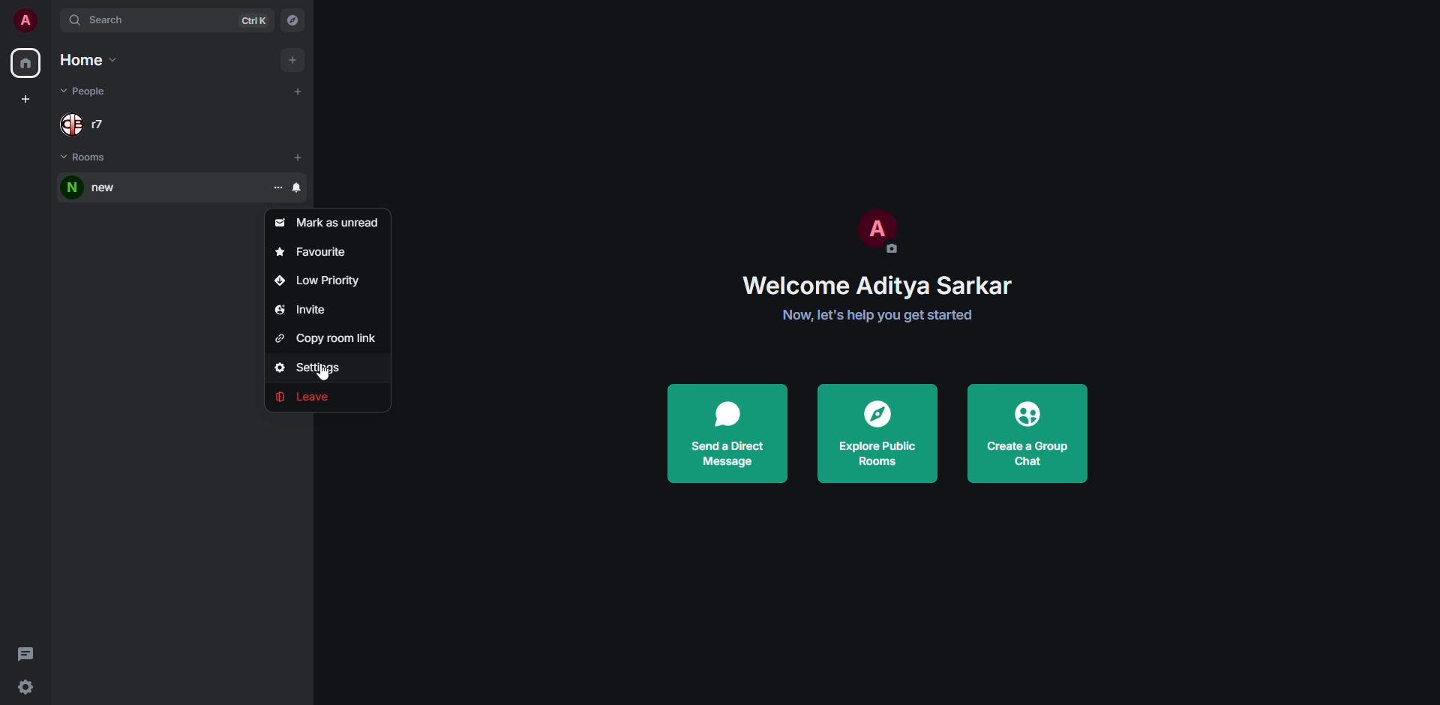 Image resolution: width=1440 pixels, height=705 pixels. I want to click on low priority, so click(317, 277).